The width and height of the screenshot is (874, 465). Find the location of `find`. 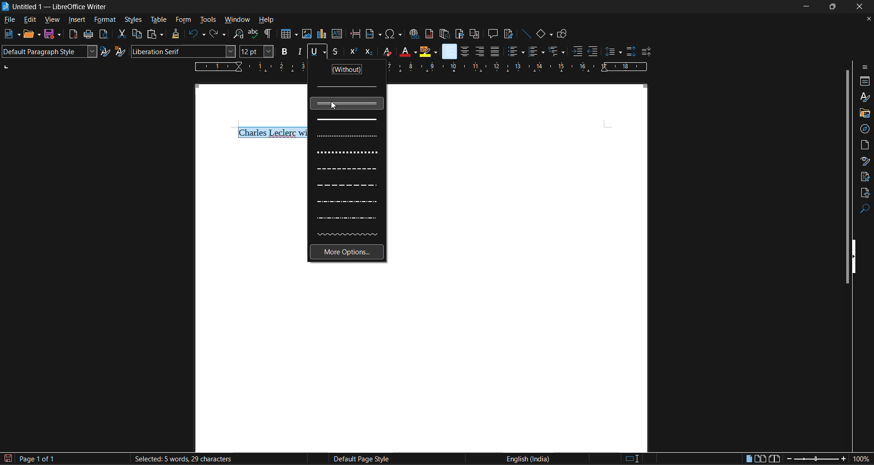

find is located at coordinates (865, 209).